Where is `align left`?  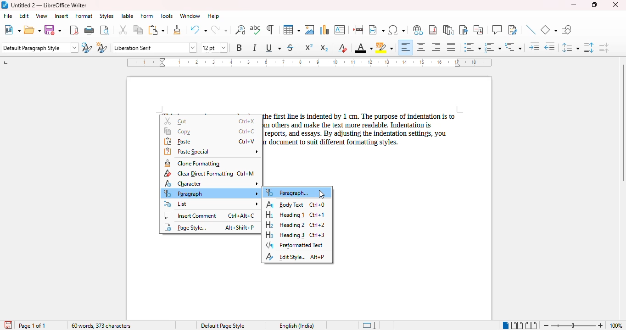 align left is located at coordinates (405, 47).